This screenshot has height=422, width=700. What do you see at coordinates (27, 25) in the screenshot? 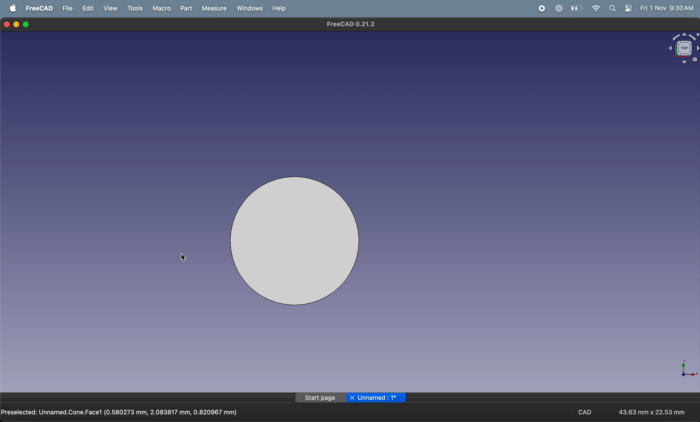
I see `maximize` at bounding box center [27, 25].